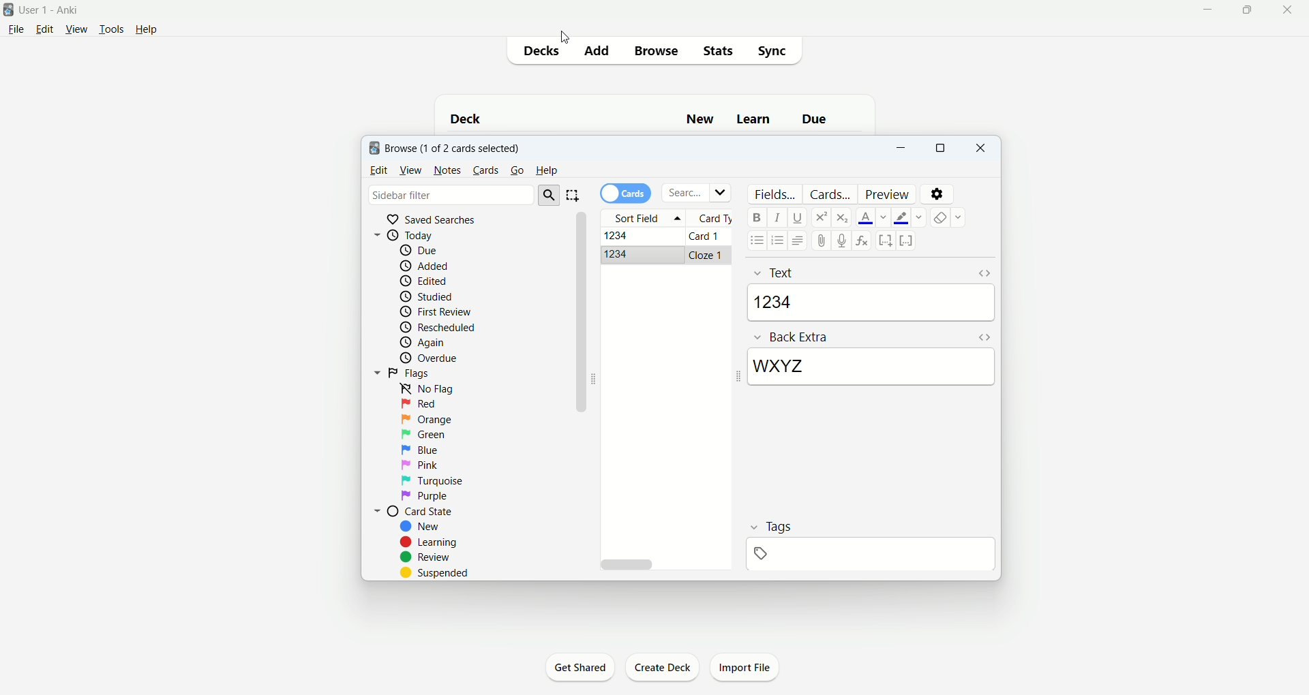  Describe the element at coordinates (778, 217) in the screenshot. I see `italics` at that location.